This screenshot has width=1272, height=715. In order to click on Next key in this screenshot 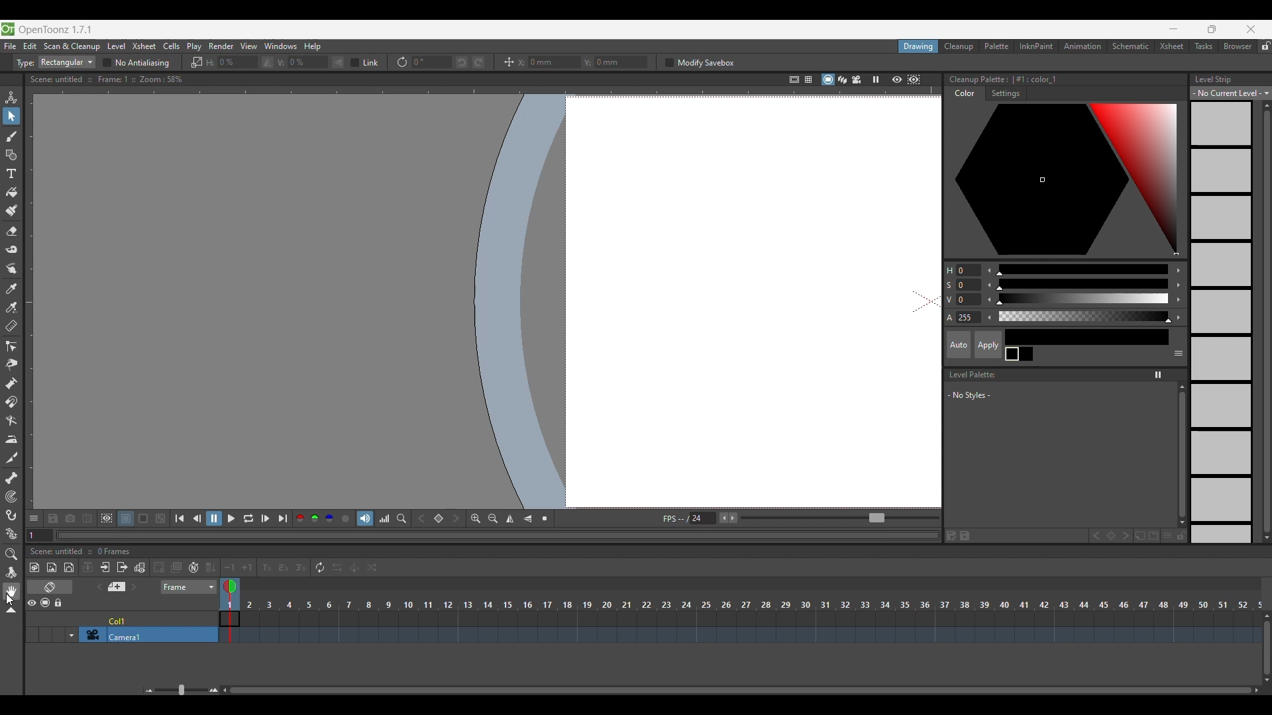, I will do `click(1124, 536)`.